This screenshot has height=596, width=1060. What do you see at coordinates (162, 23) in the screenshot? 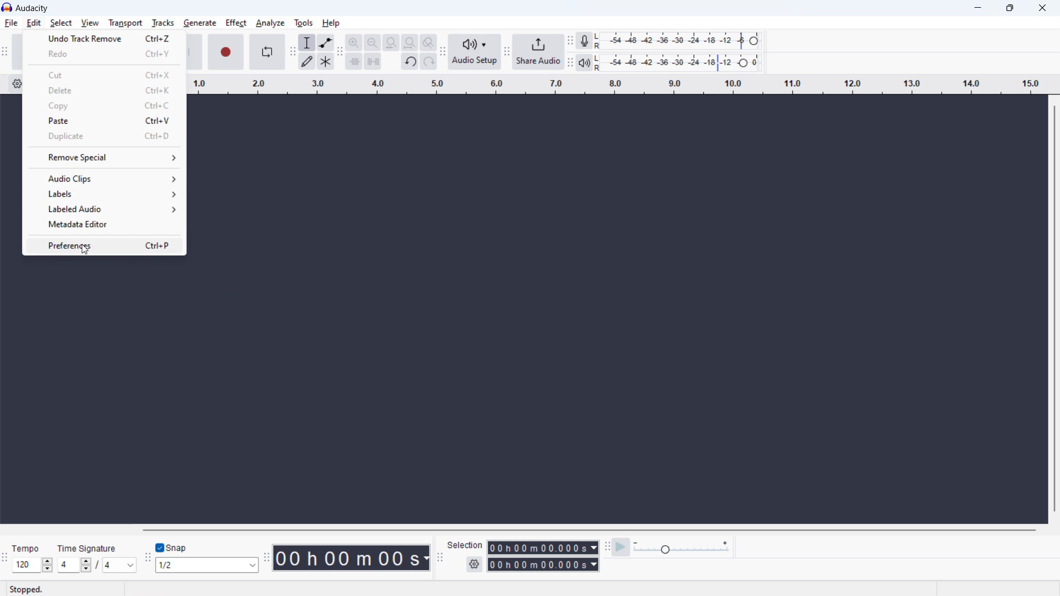
I see `tracks` at bounding box center [162, 23].